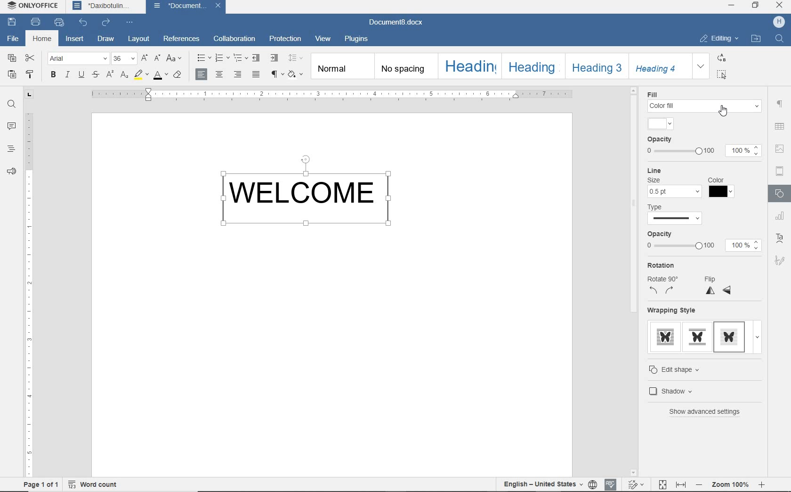 Image resolution: width=791 pixels, height=492 pixels. What do you see at coordinates (11, 21) in the screenshot?
I see `SAVE` at bounding box center [11, 21].